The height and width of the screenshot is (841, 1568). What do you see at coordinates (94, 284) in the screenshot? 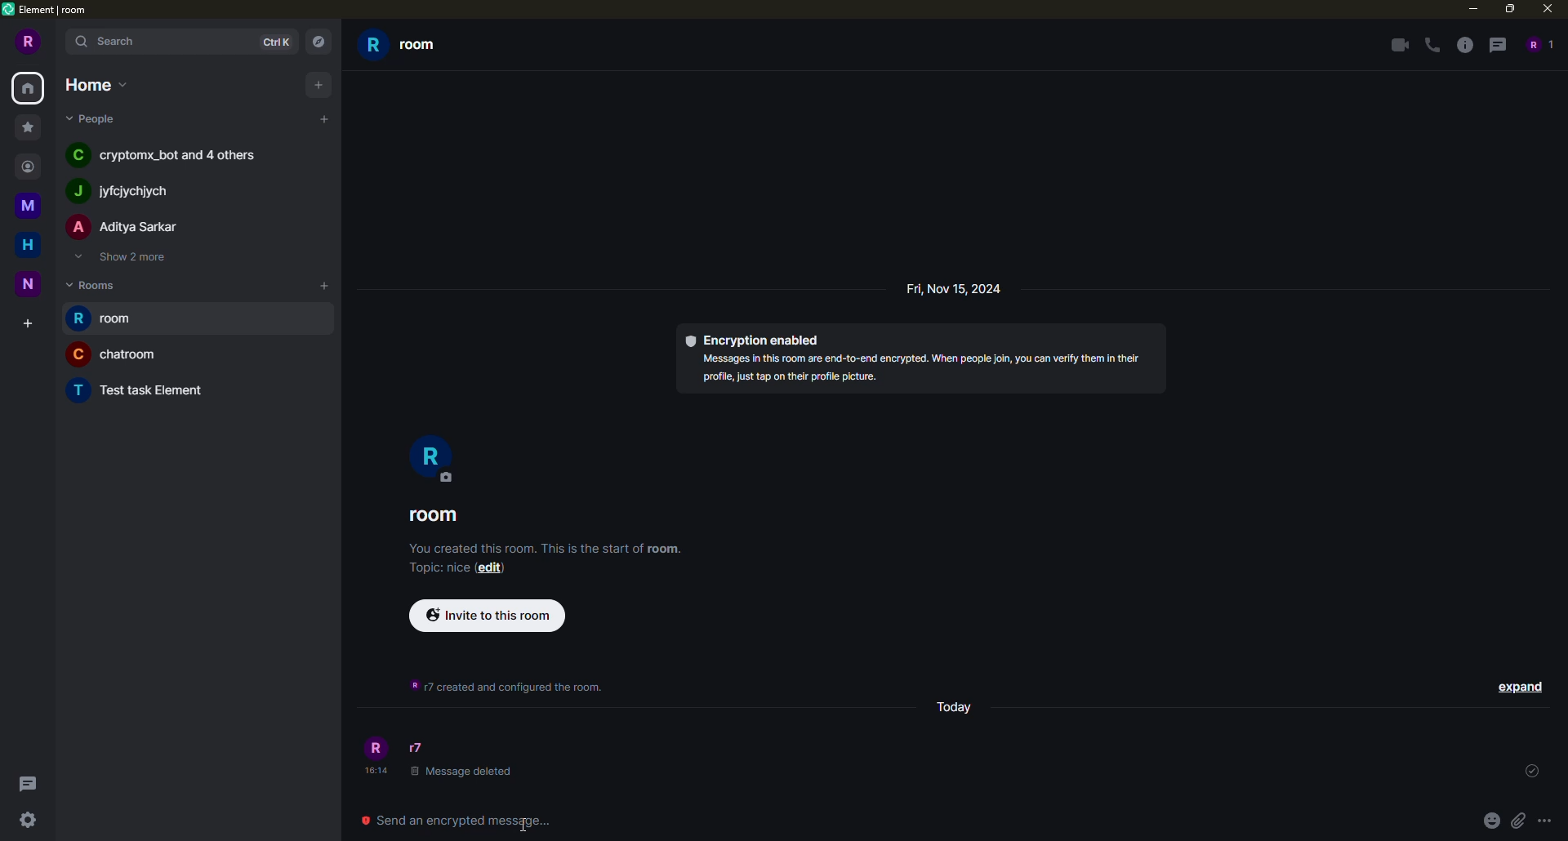
I see `rooms` at bounding box center [94, 284].